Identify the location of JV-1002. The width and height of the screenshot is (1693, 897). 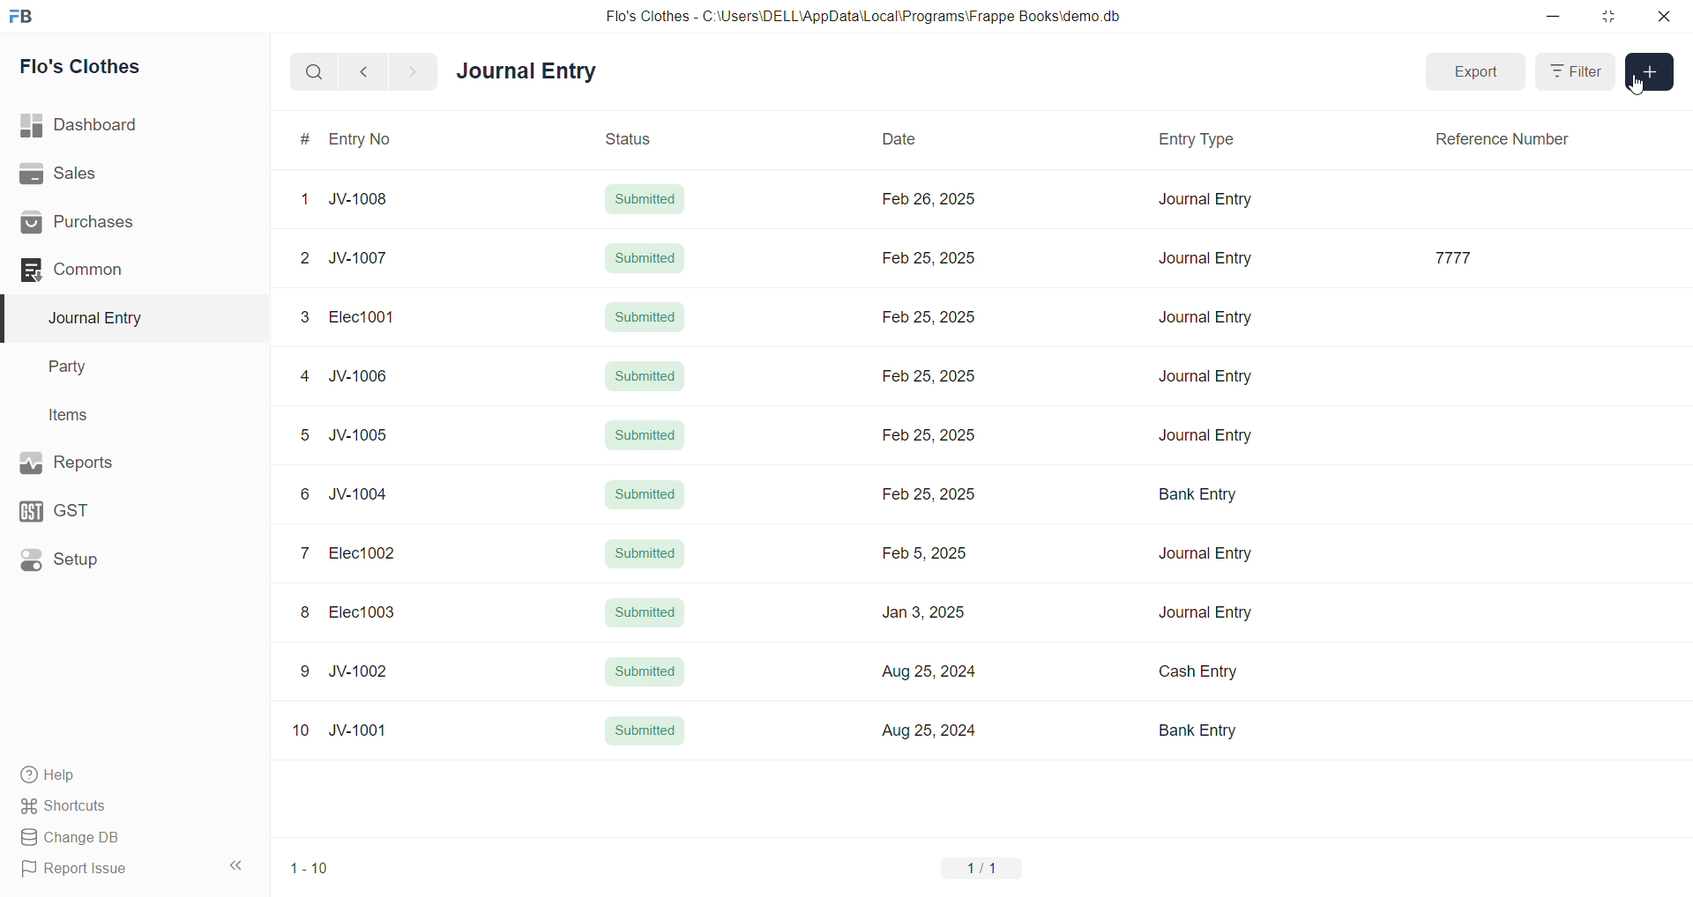
(362, 671).